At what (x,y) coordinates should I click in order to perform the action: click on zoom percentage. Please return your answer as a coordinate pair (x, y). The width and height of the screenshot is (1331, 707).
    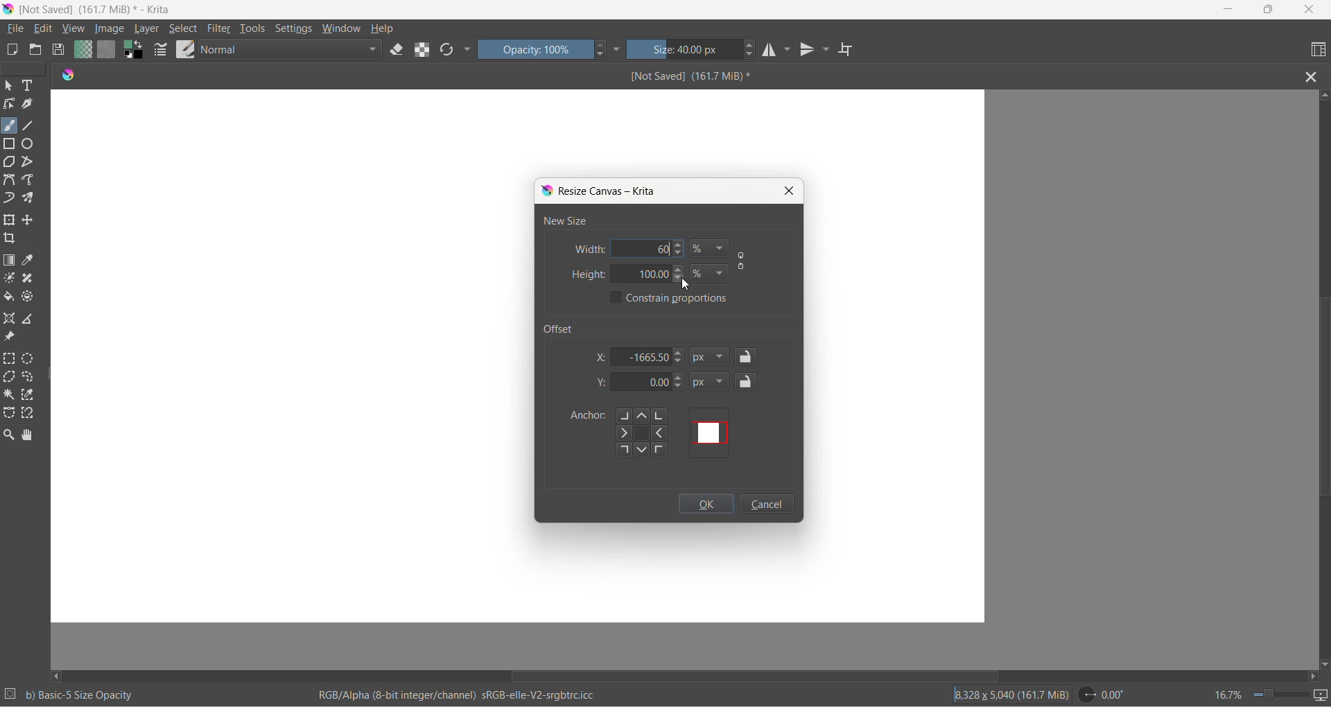
    Looking at the image, I should click on (1227, 693).